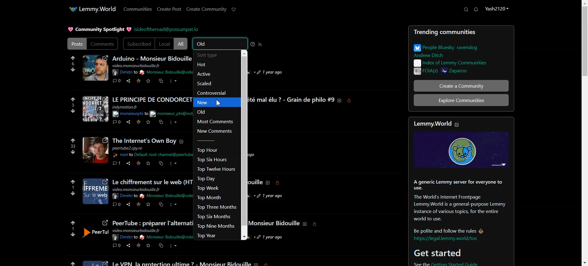 The height and width of the screenshot is (266, 588). I want to click on Comments, so click(103, 44).